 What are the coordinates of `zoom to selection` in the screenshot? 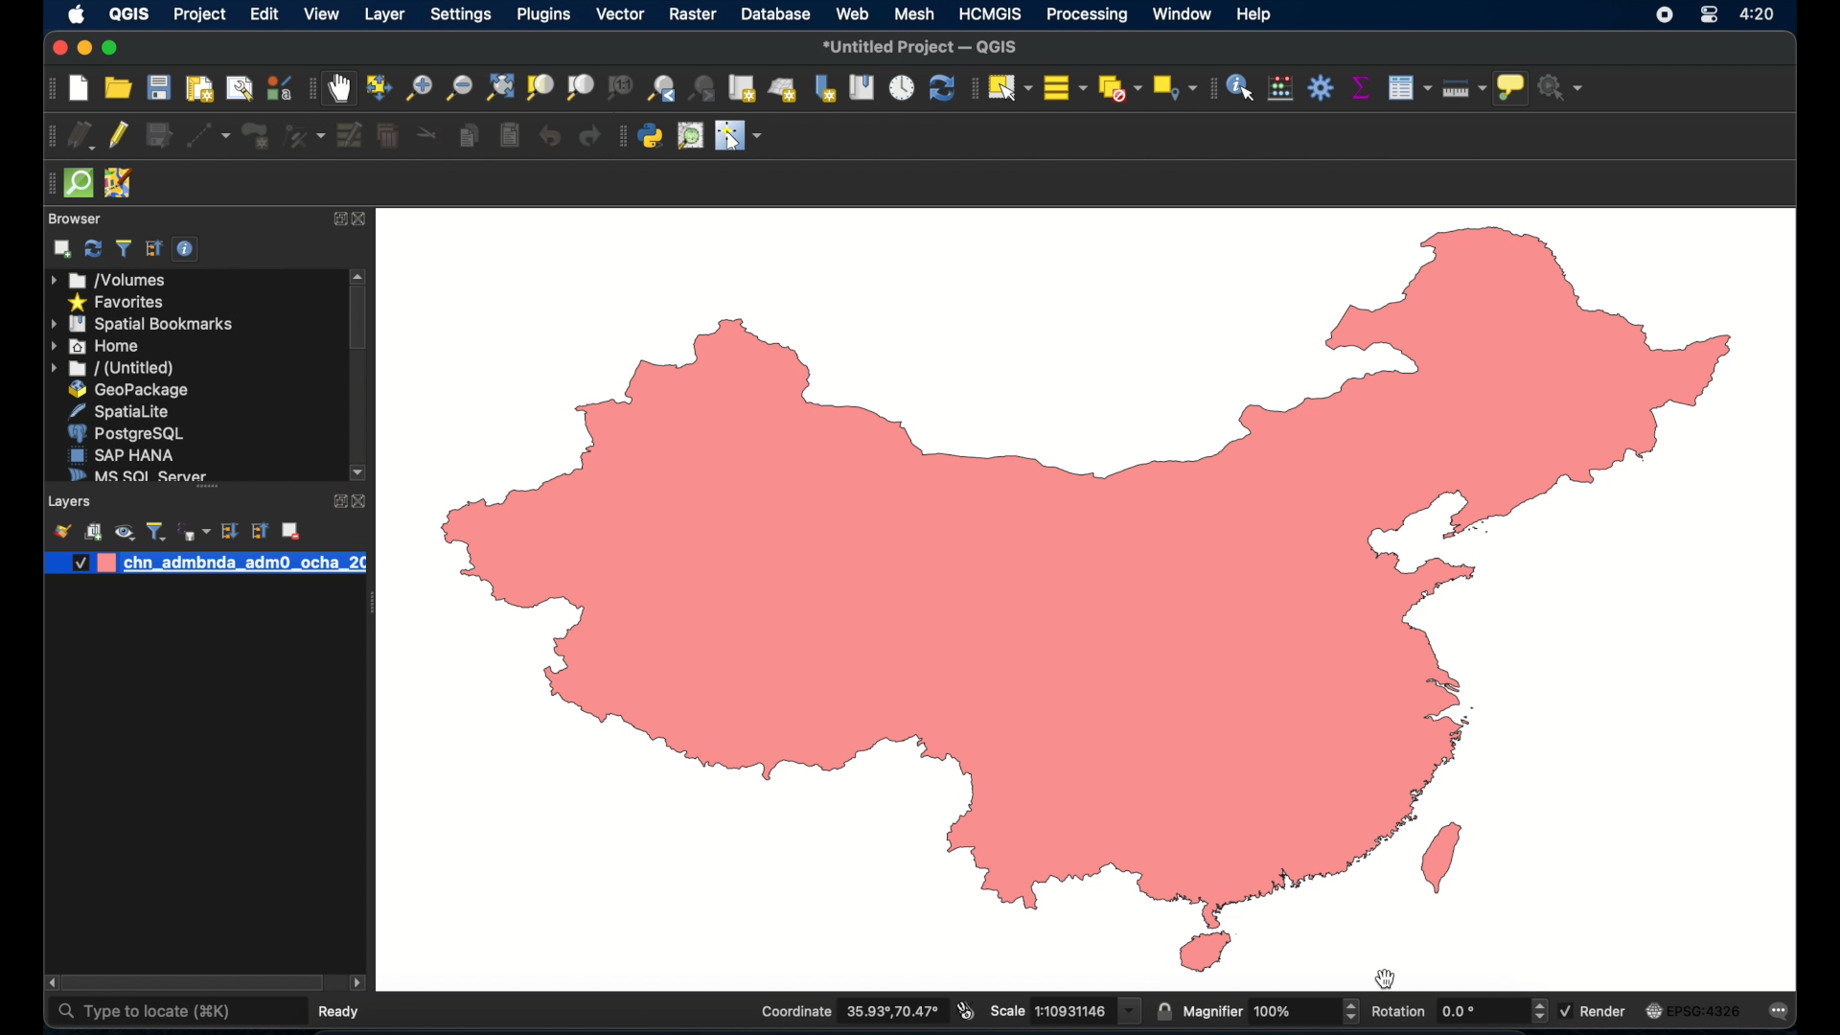 It's located at (540, 87).